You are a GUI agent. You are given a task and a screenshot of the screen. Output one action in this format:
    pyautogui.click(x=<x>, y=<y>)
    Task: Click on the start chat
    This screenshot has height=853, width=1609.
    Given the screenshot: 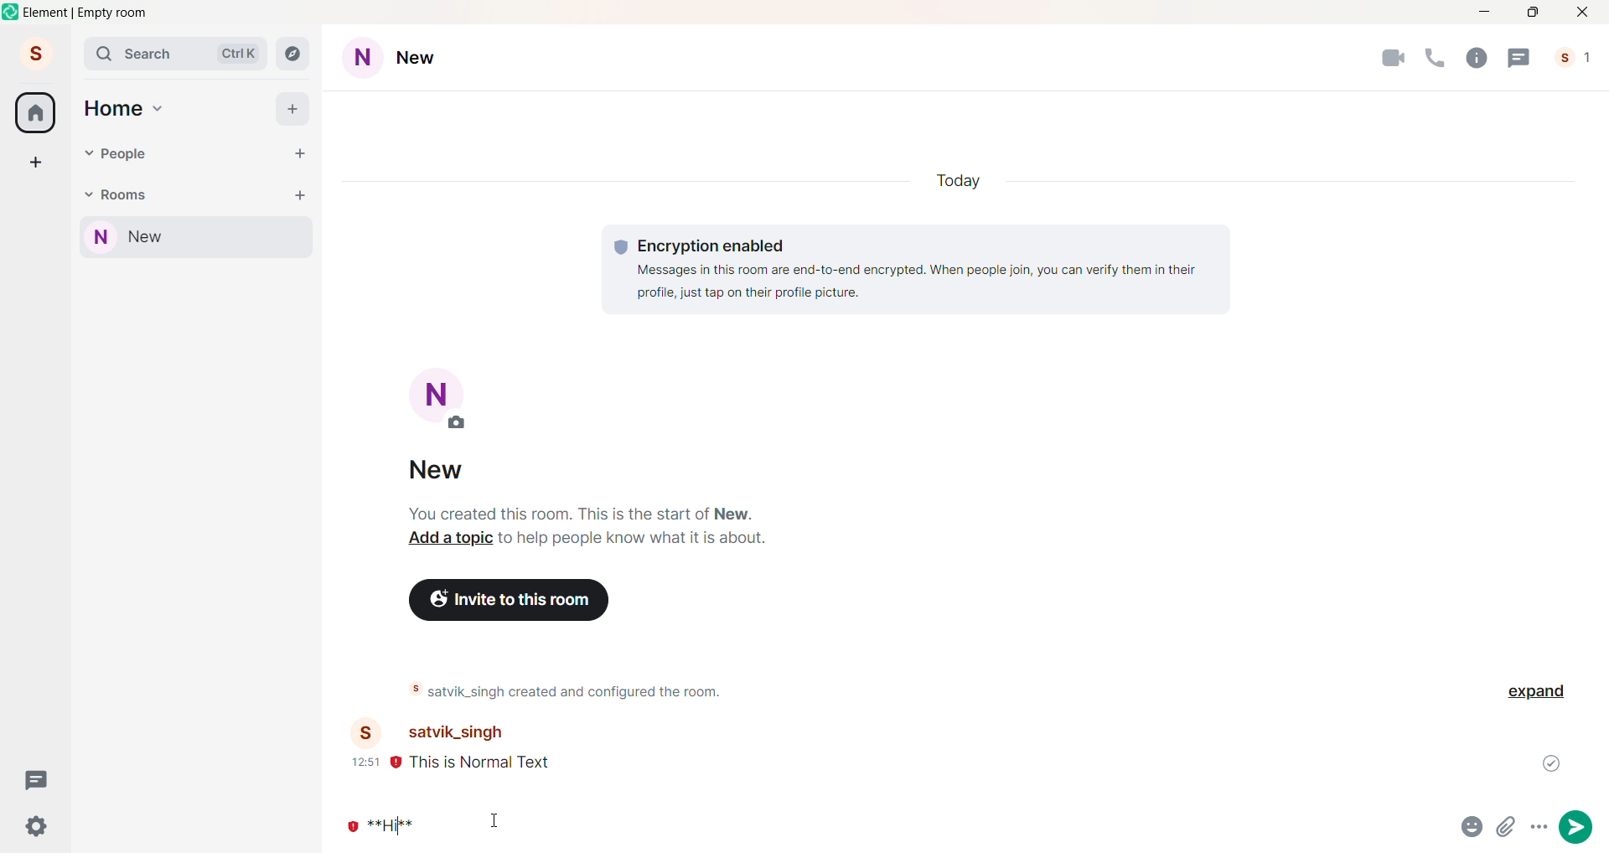 What is the action you would take?
    pyautogui.click(x=299, y=154)
    